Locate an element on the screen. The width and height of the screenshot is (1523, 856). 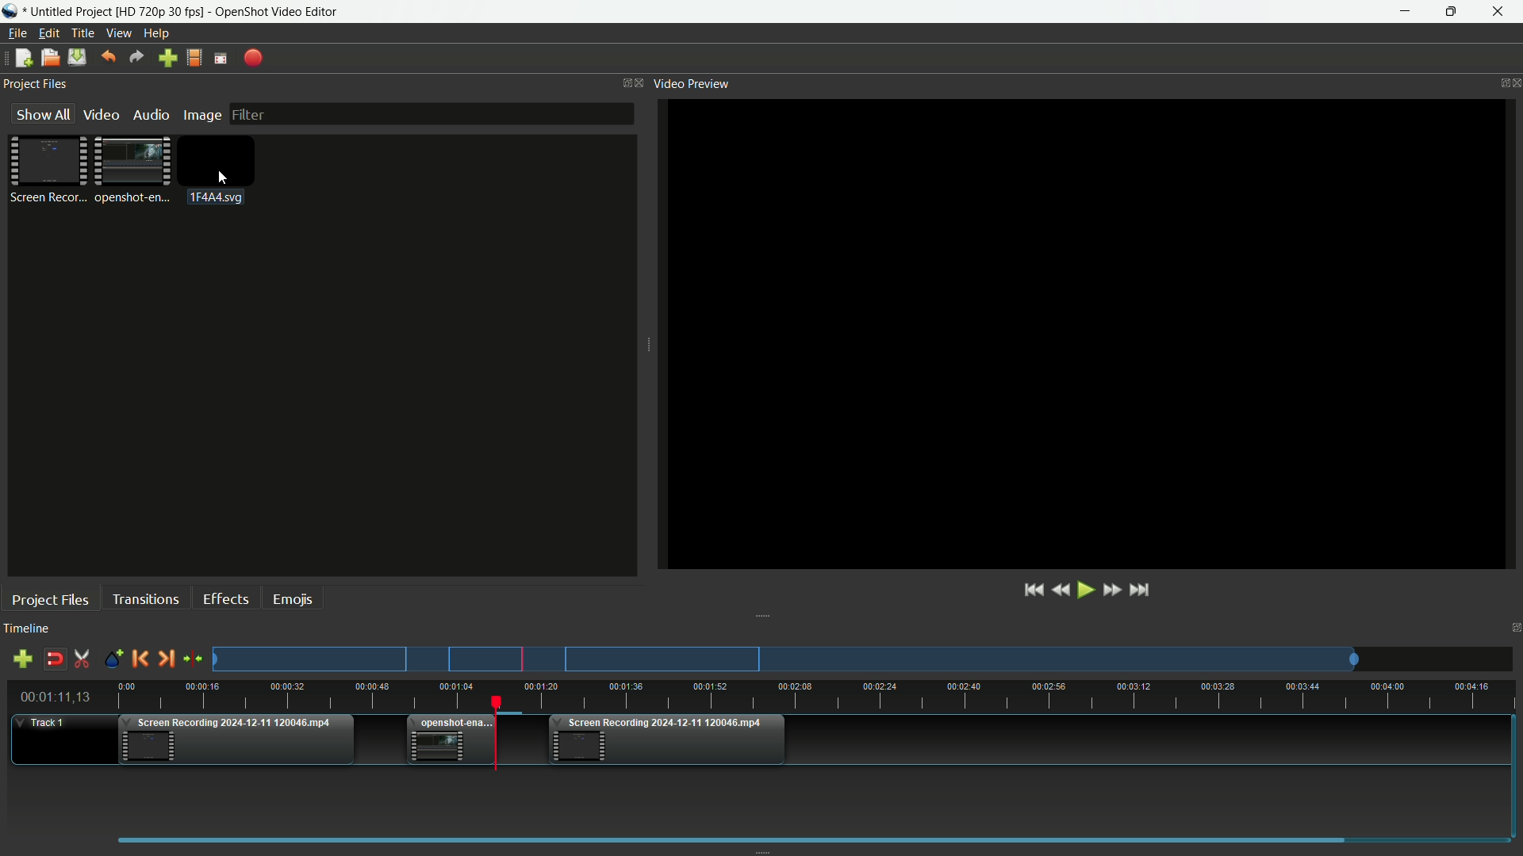
Project file 2 is located at coordinates (130, 168).